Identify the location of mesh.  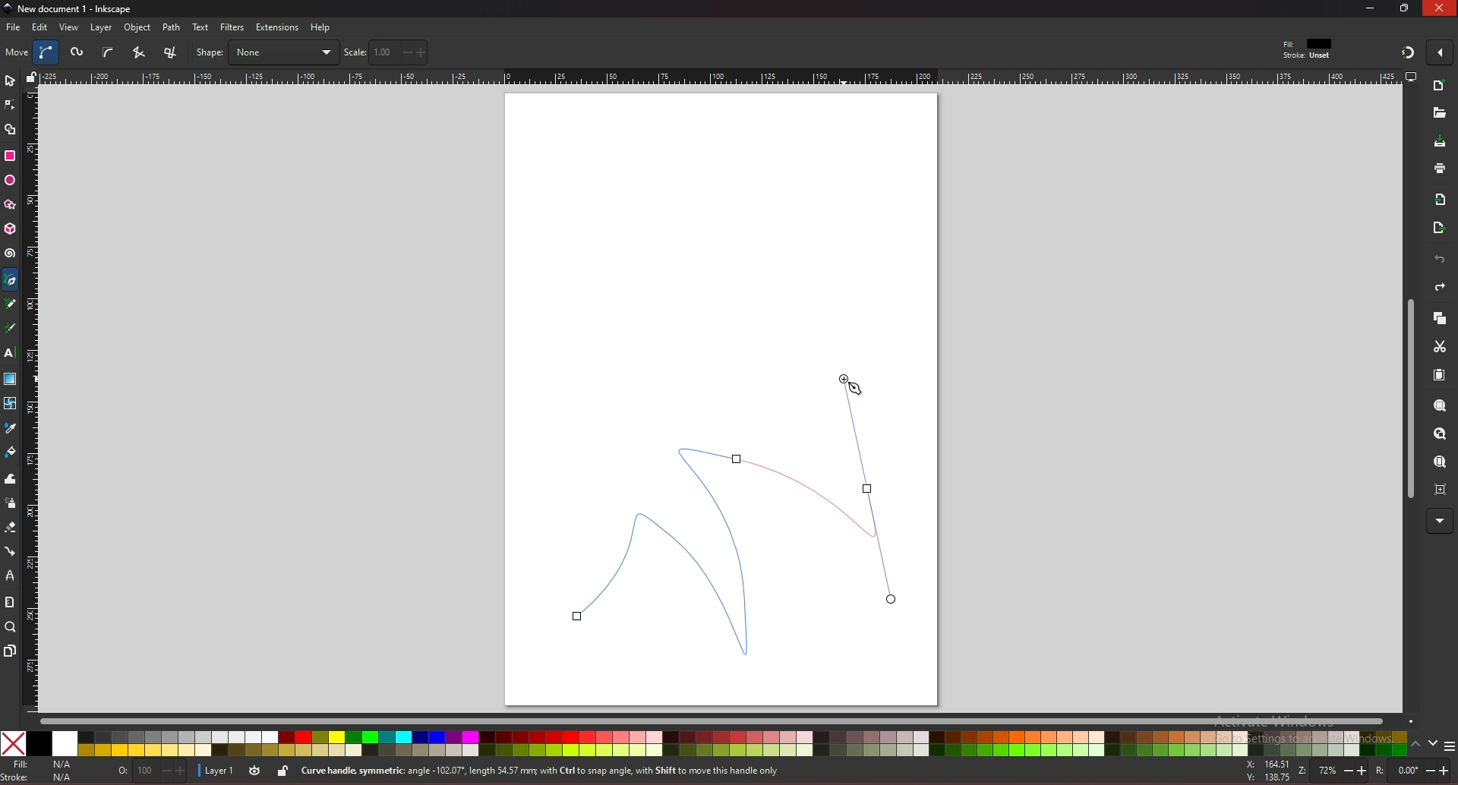
(9, 403).